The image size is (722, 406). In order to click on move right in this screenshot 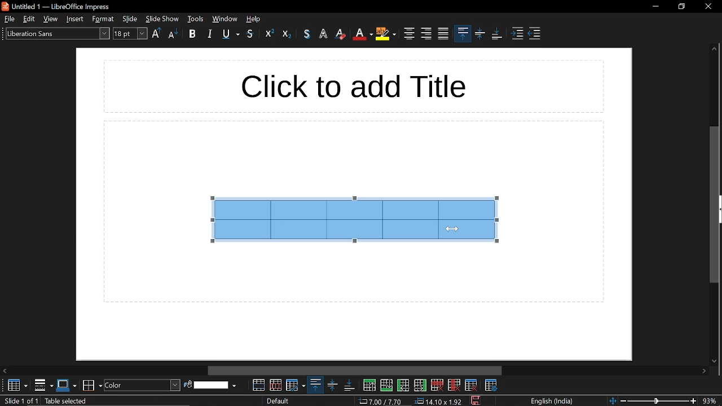, I will do `click(706, 372)`.